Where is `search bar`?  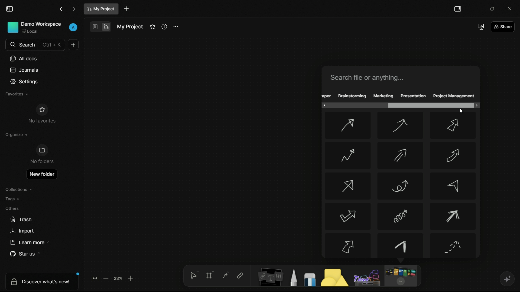
search bar is located at coordinates (35, 45).